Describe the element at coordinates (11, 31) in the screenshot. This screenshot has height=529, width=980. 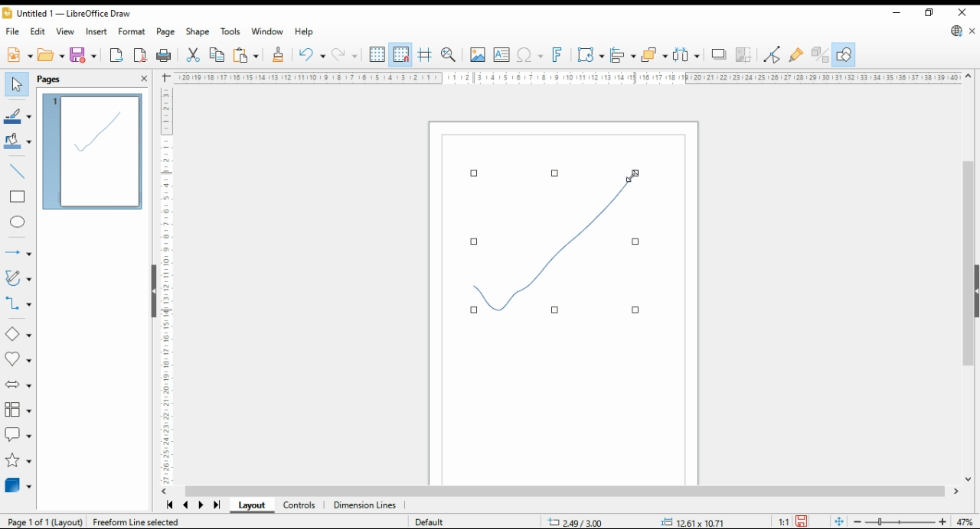
I see `file` at that location.